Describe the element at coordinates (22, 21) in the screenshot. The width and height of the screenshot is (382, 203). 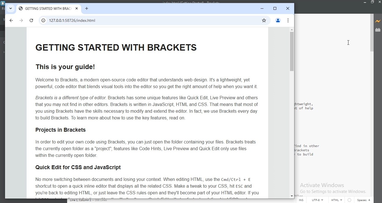
I see `next page` at that location.